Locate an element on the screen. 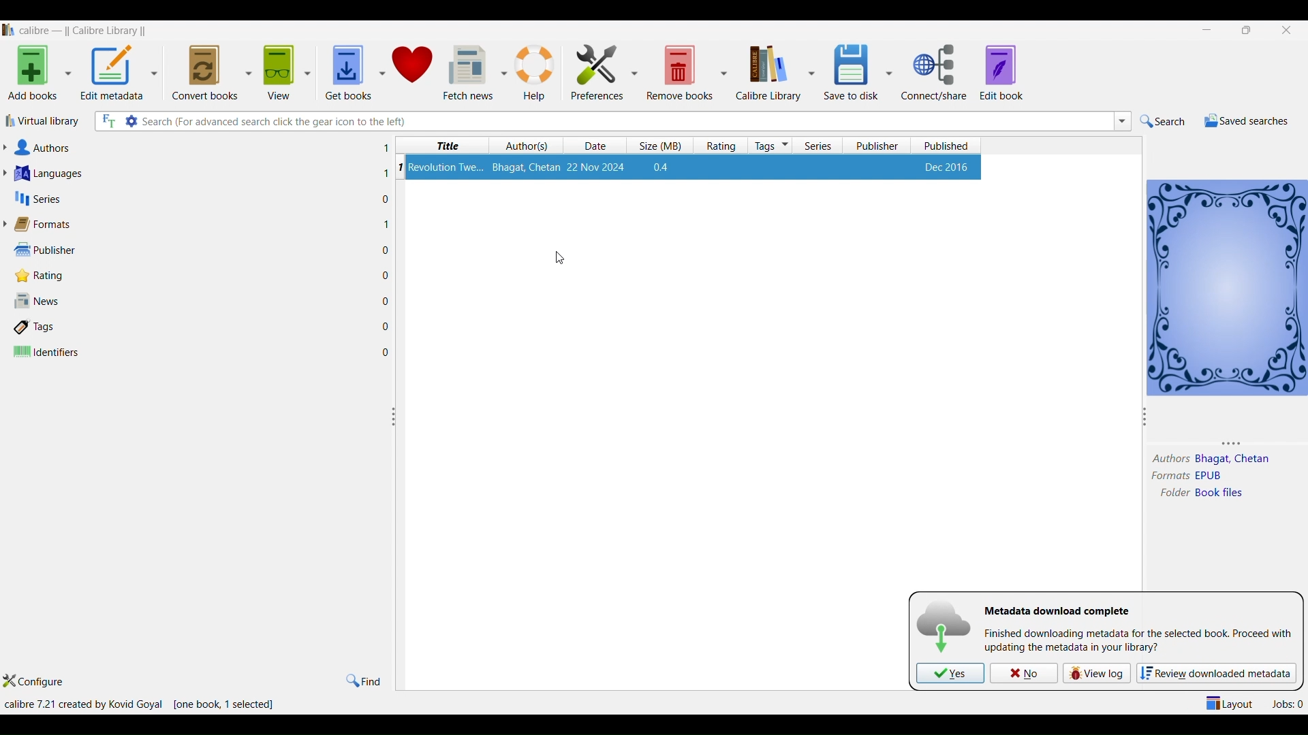 The height and width of the screenshot is (735, 1308). no for updating metadata in library is located at coordinates (1024, 672).